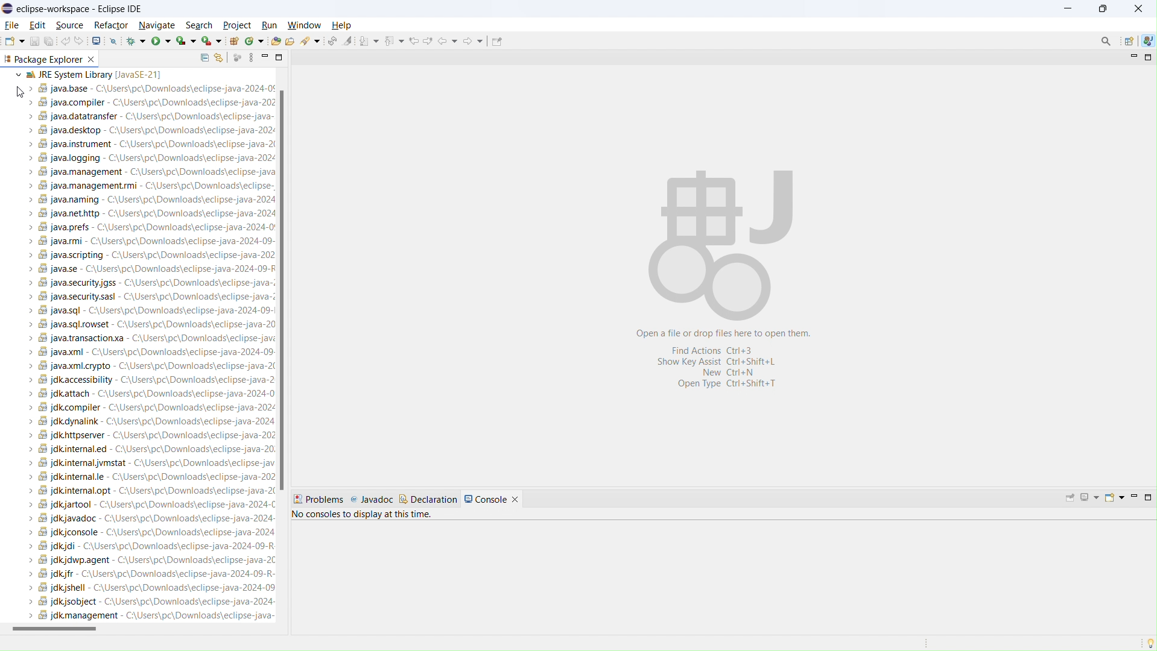 This screenshot has height=651, width=1157. I want to click on eclipse-workspace-Eclipse IDE, so click(79, 8).